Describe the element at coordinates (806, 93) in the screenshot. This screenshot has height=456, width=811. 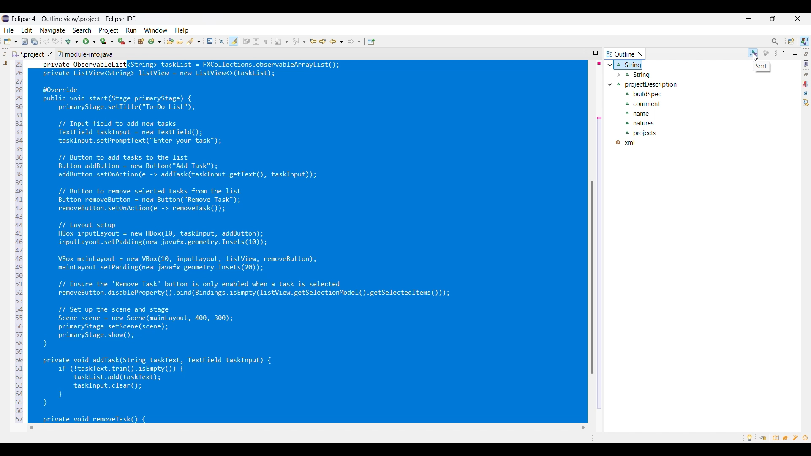
I see `Javadoc` at that location.